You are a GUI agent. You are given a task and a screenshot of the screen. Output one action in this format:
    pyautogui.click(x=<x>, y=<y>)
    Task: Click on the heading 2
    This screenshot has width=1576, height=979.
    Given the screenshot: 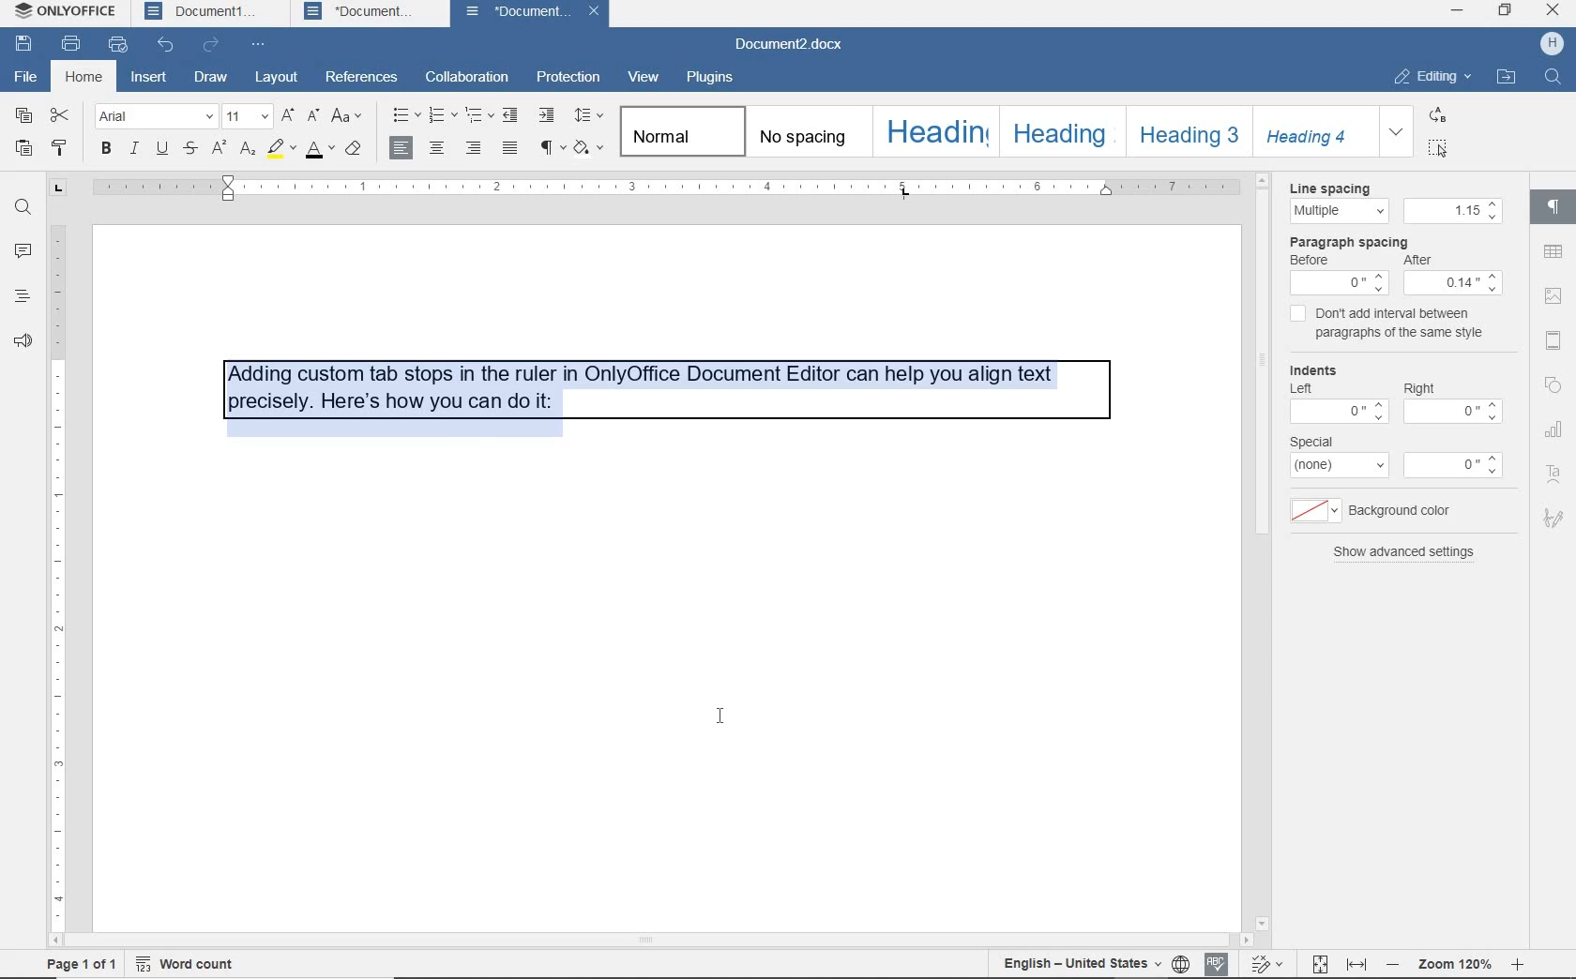 What is the action you would take?
    pyautogui.click(x=1060, y=132)
    